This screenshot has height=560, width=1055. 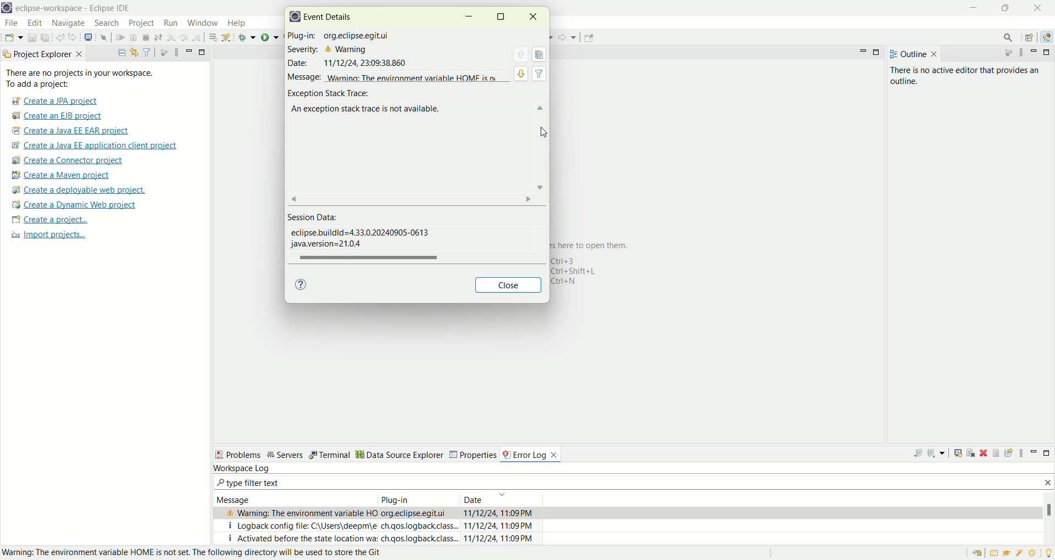 I want to click on minimize, so click(x=188, y=51).